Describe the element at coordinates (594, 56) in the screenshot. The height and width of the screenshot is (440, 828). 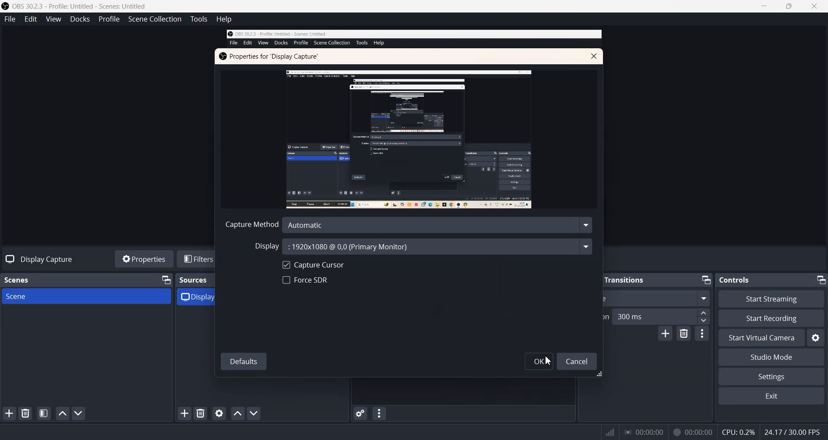
I see `Close` at that location.